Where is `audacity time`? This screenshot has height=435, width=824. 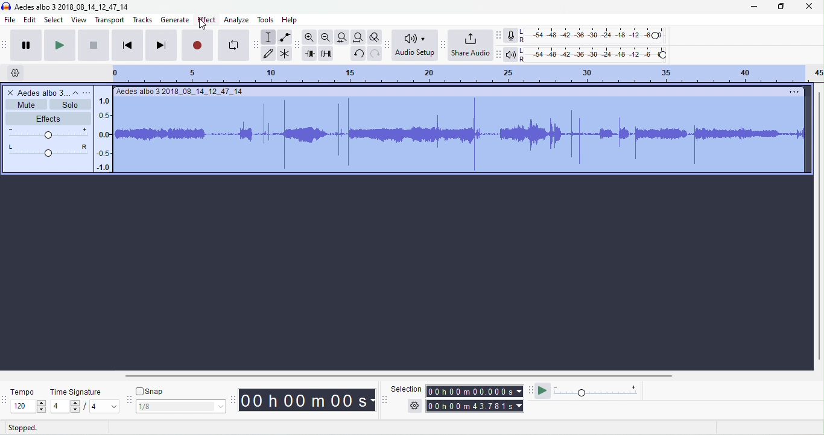 audacity time is located at coordinates (308, 401).